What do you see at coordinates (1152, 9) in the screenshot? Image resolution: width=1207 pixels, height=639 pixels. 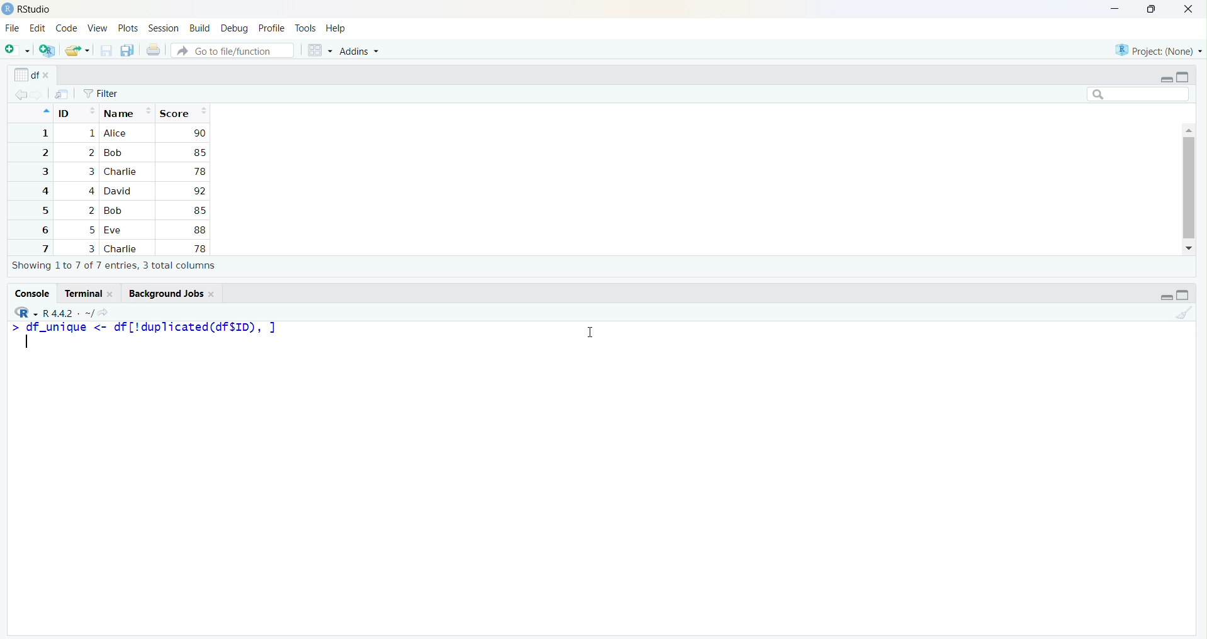 I see `resize` at bounding box center [1152, 9].